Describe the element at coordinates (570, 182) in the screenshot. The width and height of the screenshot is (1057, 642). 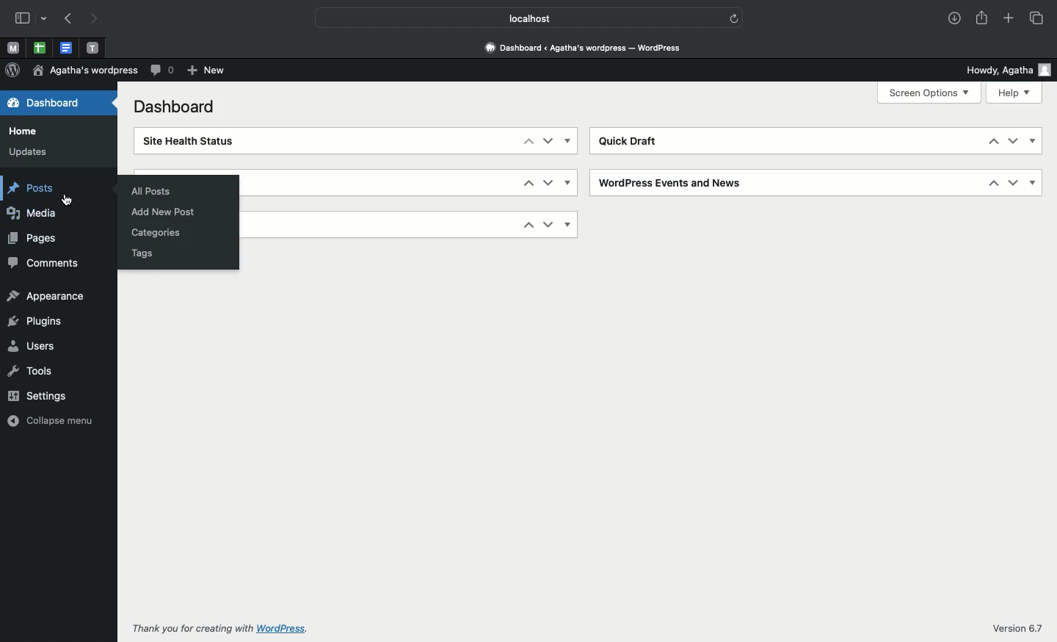
I see `Show` at that location.